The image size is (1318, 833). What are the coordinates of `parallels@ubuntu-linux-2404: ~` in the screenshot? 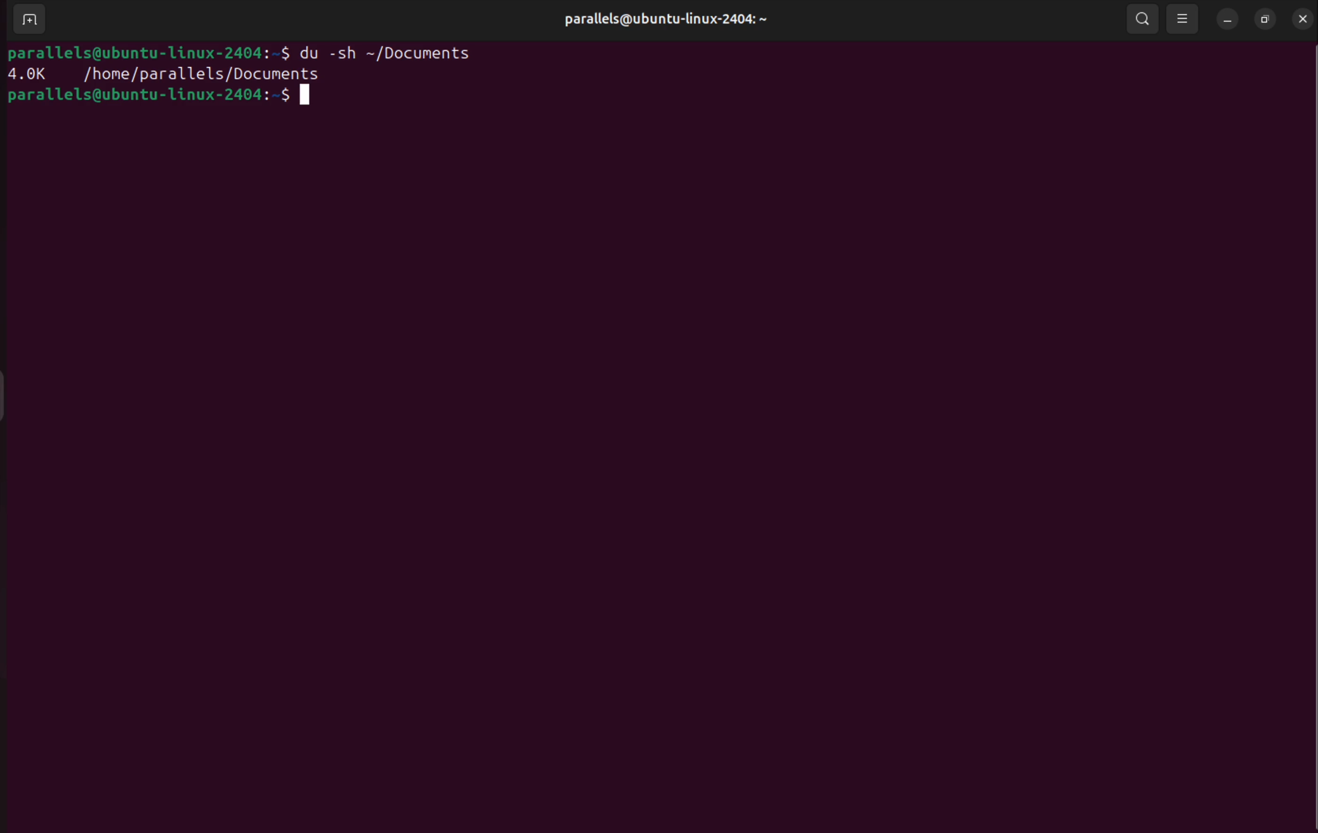 It's located at (665, 20).